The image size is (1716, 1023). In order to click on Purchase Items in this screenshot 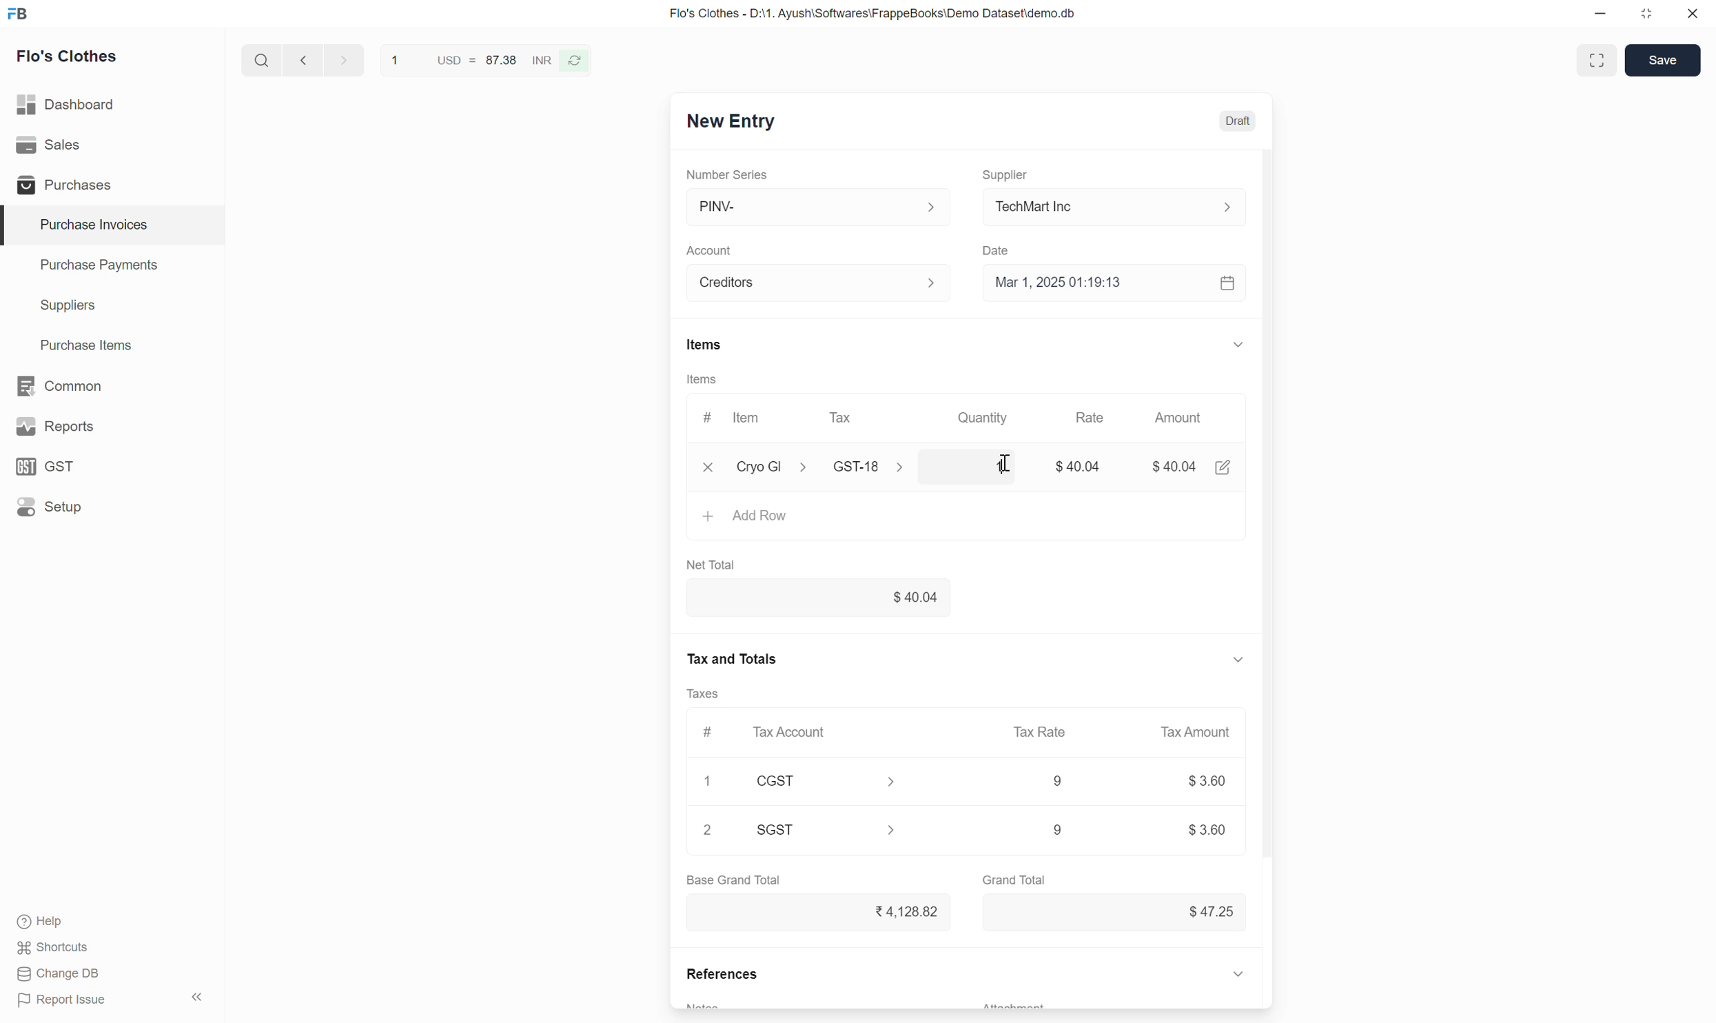, I will do `click(79, 343)`.